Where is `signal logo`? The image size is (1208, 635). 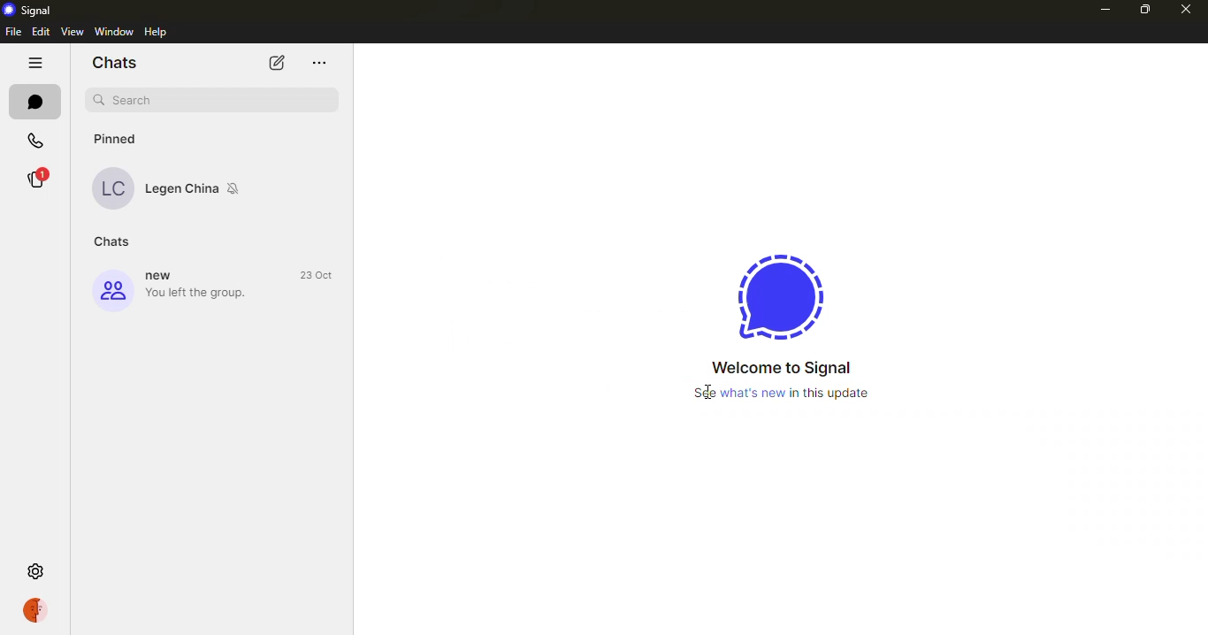 signal logo is located at coordinates (770, 295).